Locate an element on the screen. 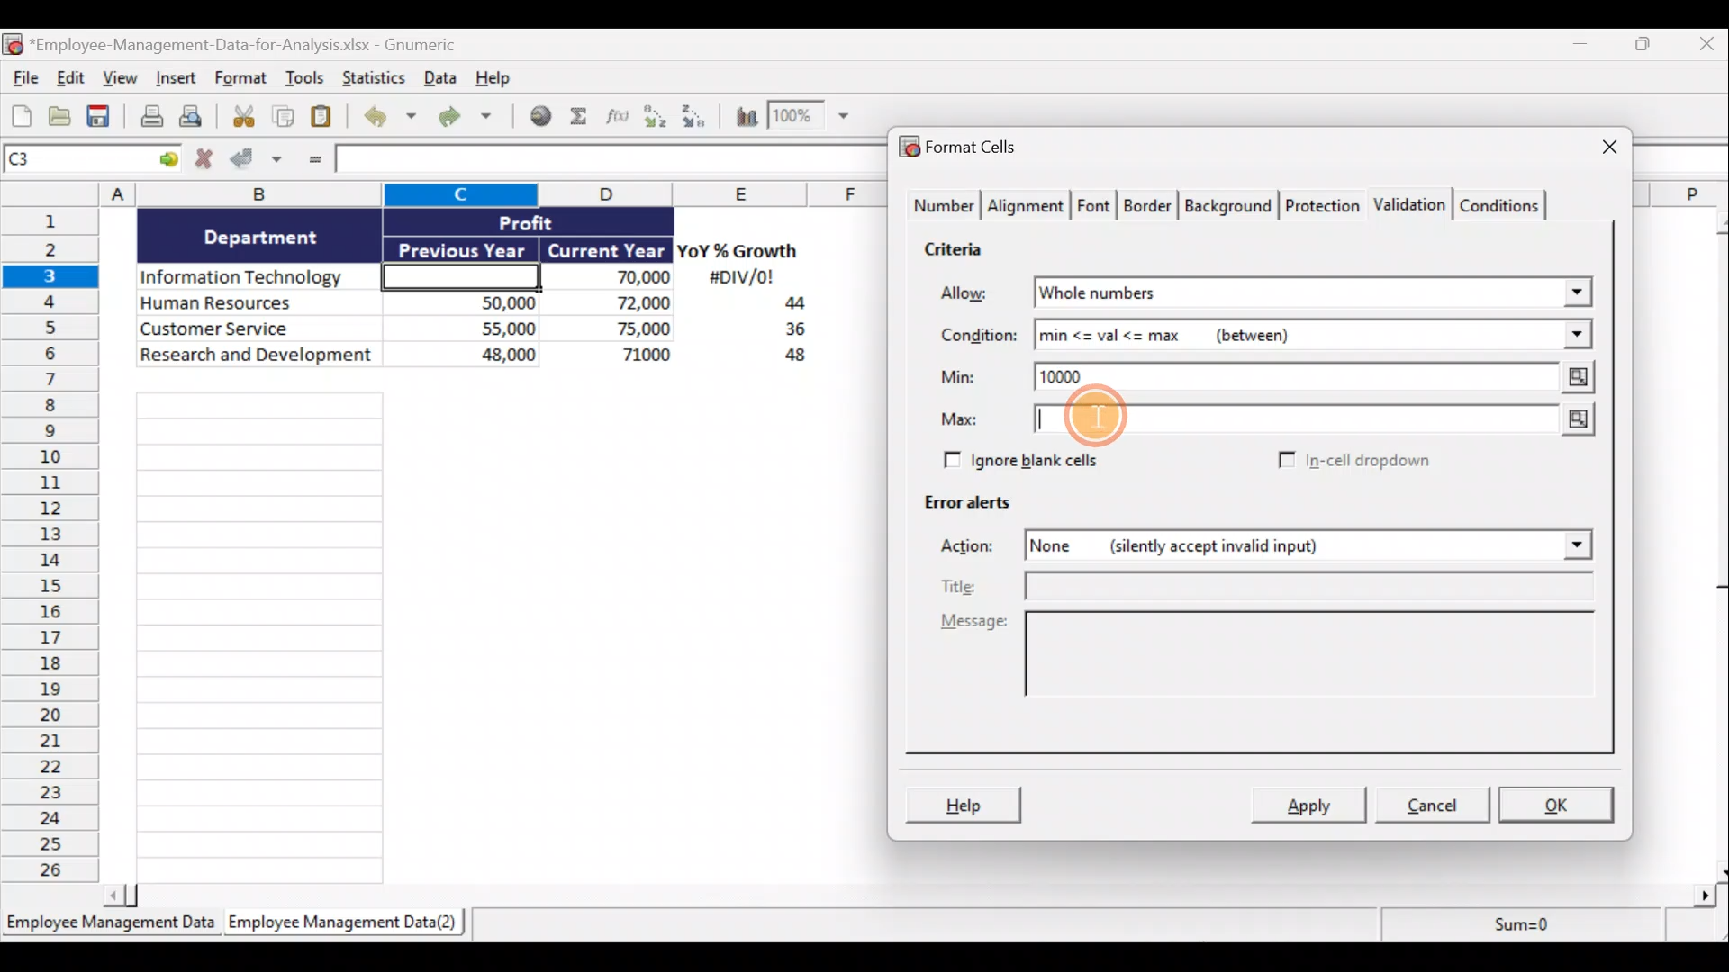 The image size is (1729, 972). Undo last action is located at coordinates (393, 118).